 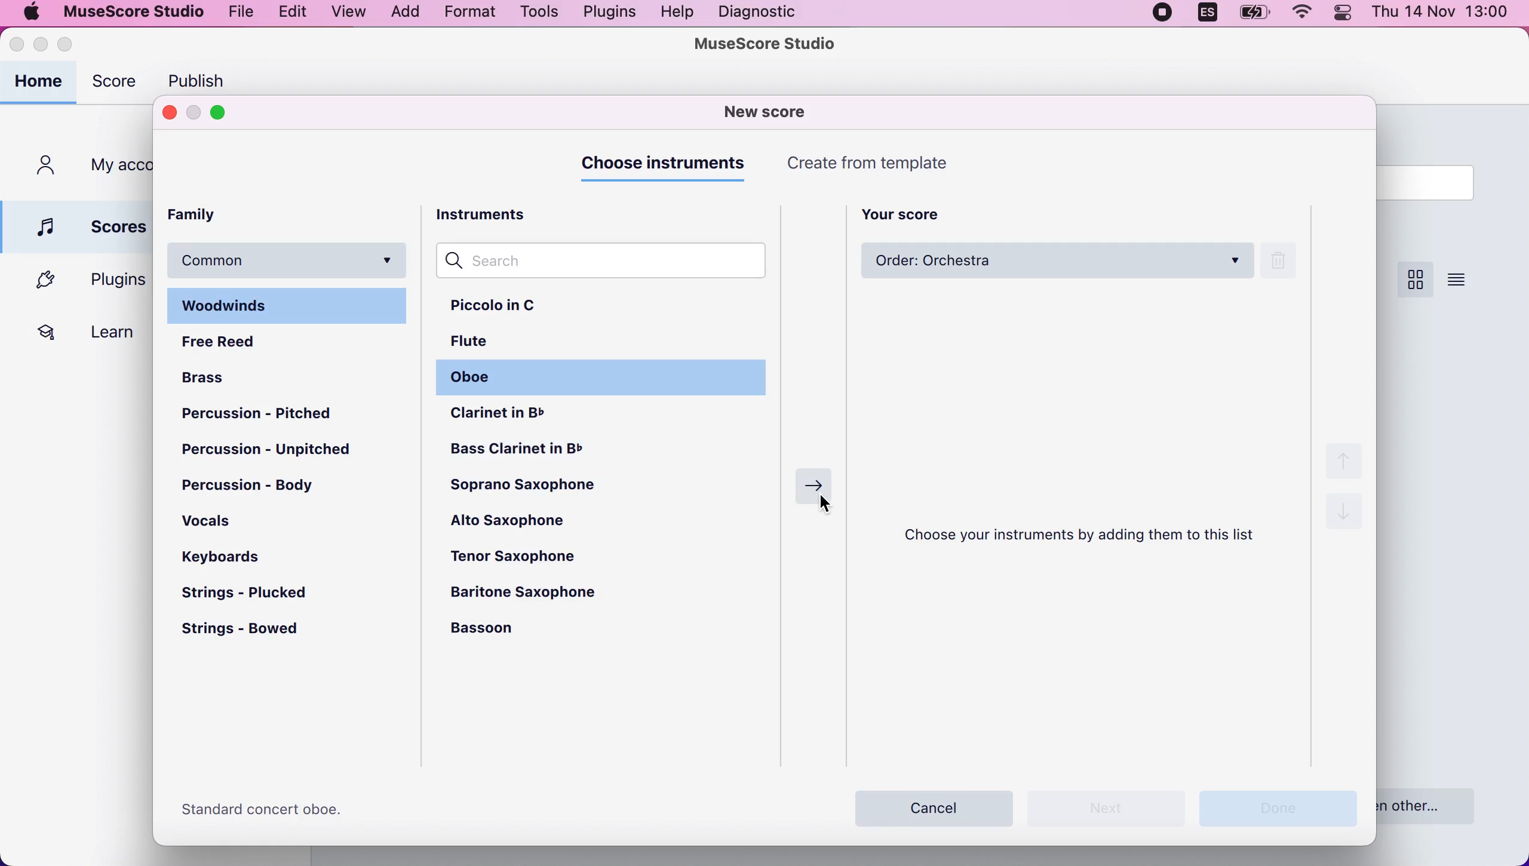 I want to click on percussion-pitched, so click(x=269, y=414).